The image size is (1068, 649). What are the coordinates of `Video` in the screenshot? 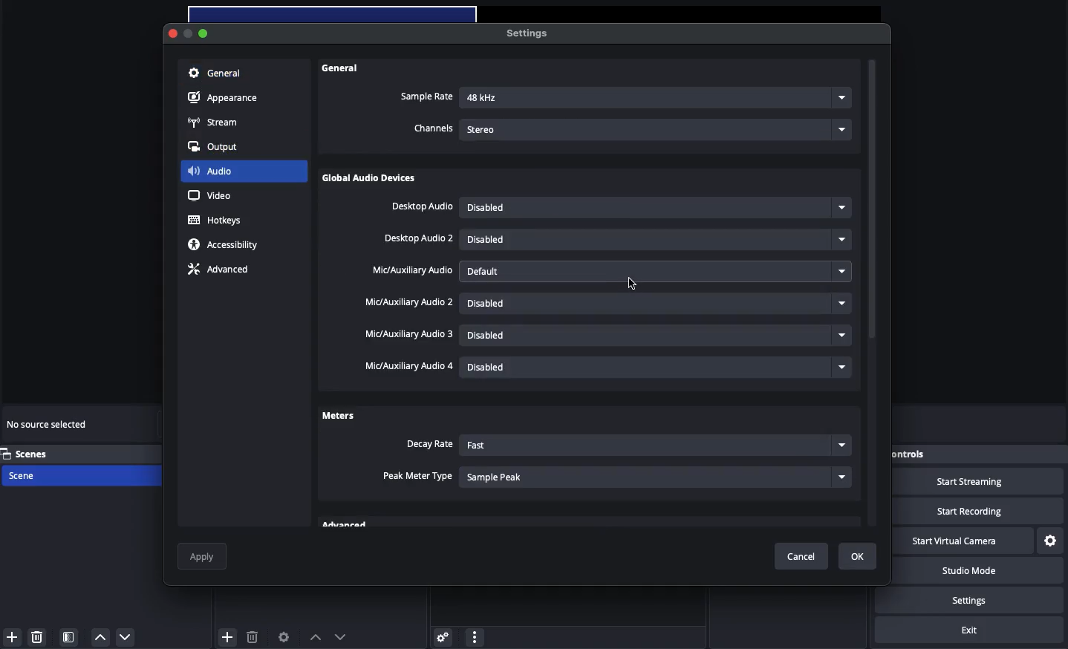 It's located at (209, 195).